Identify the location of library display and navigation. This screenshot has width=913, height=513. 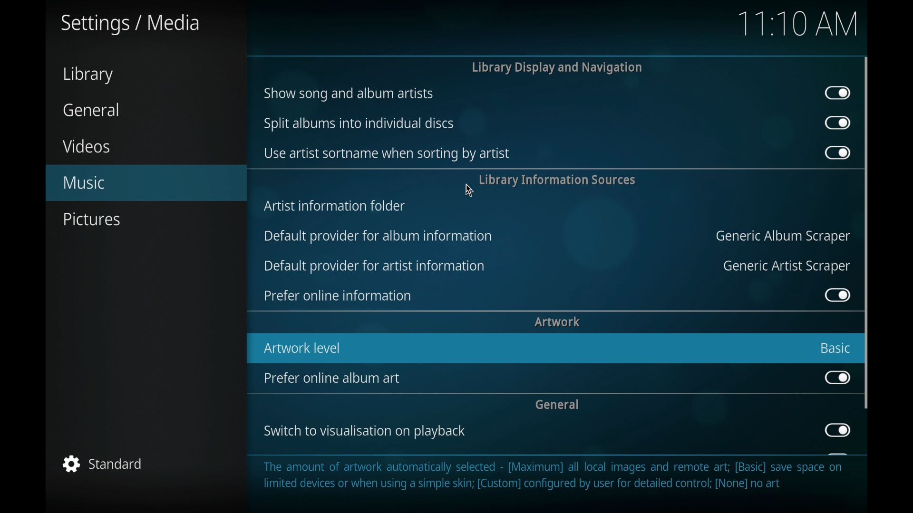
(556, 67).